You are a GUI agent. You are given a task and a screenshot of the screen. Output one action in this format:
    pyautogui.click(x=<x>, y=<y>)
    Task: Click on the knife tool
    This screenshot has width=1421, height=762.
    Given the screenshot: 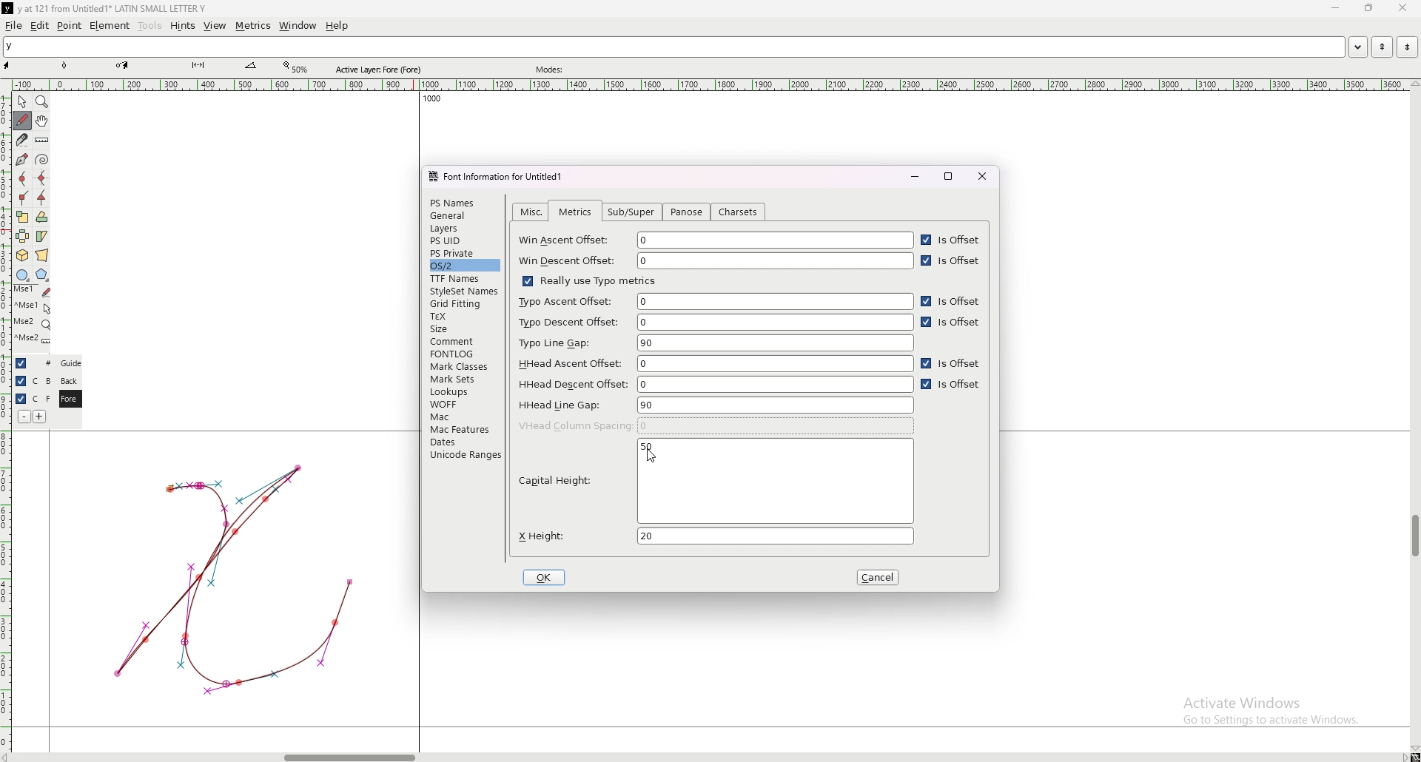 What is the action you would take?
    pyautogui.click(x=197, y=66)
    